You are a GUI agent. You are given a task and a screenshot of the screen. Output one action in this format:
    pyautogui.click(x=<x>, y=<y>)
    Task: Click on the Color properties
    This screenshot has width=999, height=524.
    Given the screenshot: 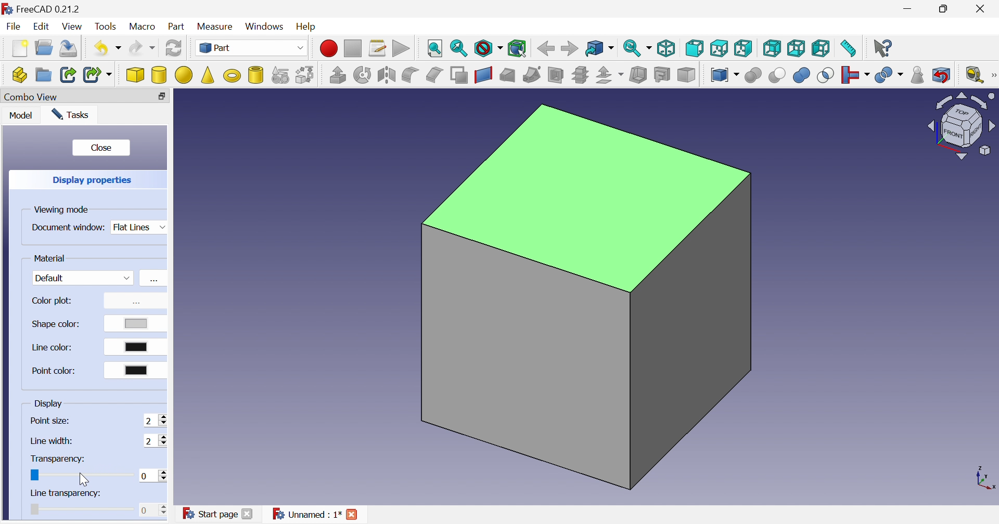 What is the action you would take?
    pyautogui.click(x=133, y=303)
    